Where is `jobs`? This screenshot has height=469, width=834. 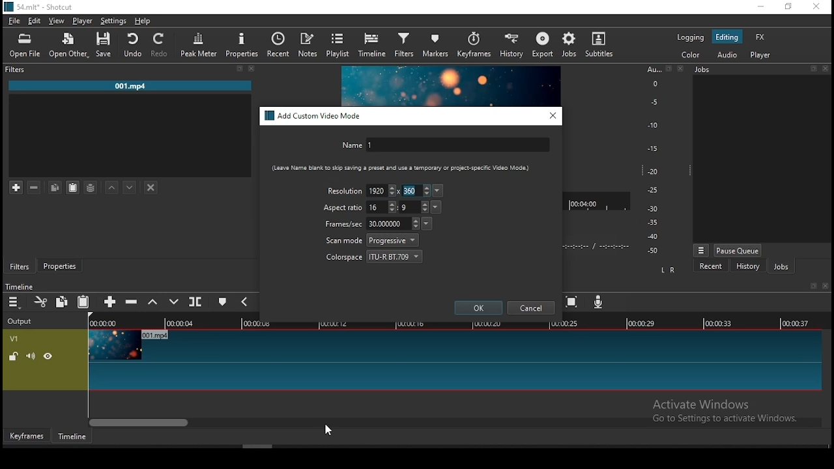
jobs is located at coordinates (781, 267).